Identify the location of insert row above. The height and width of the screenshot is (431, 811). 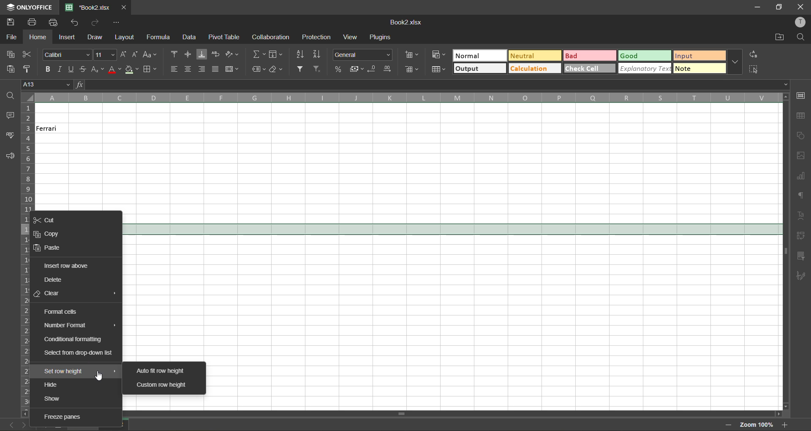
(66, 265).